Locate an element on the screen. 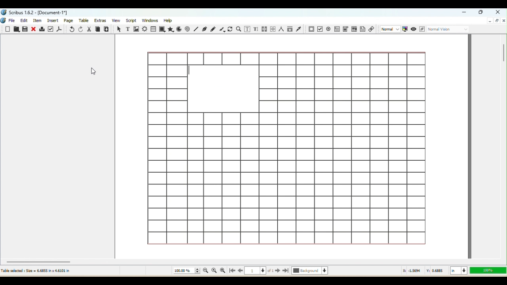 The image size is (507, 285). Undo is located at coordinates (71, 29).